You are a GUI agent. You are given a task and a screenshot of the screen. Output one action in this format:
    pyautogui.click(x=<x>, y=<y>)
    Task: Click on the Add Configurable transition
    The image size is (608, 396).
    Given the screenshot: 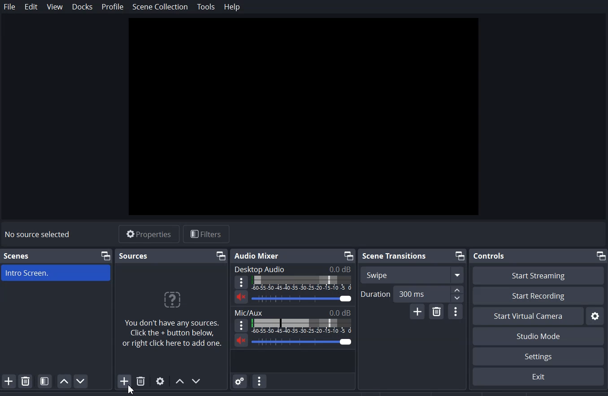 What is the action you would take?
    pyautogui.click(x=417, y=312)
    